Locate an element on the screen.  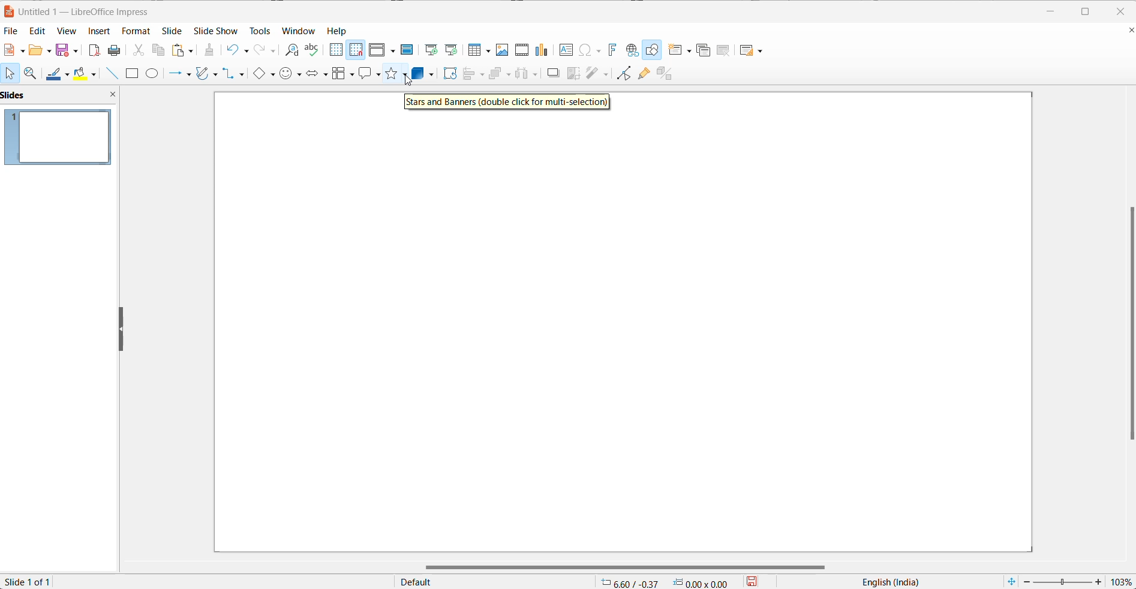
copy is located at coordinates (159, 52).